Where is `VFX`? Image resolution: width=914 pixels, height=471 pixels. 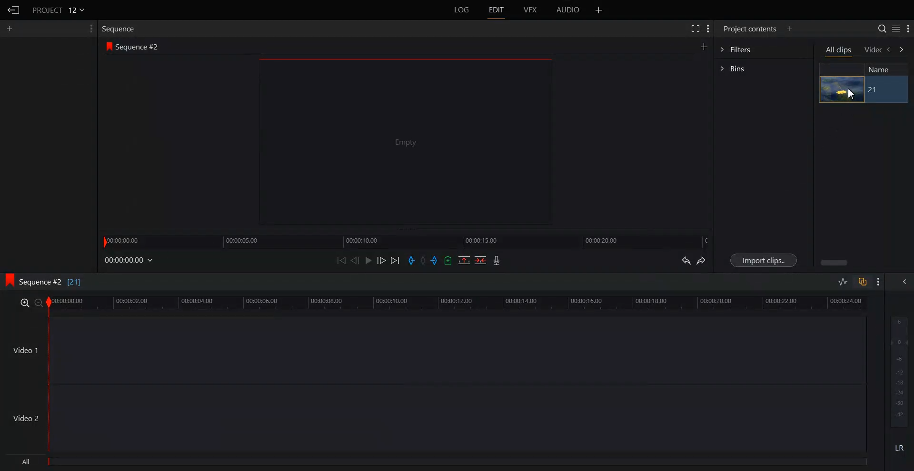 VFX is located at coordinates (531, 10).